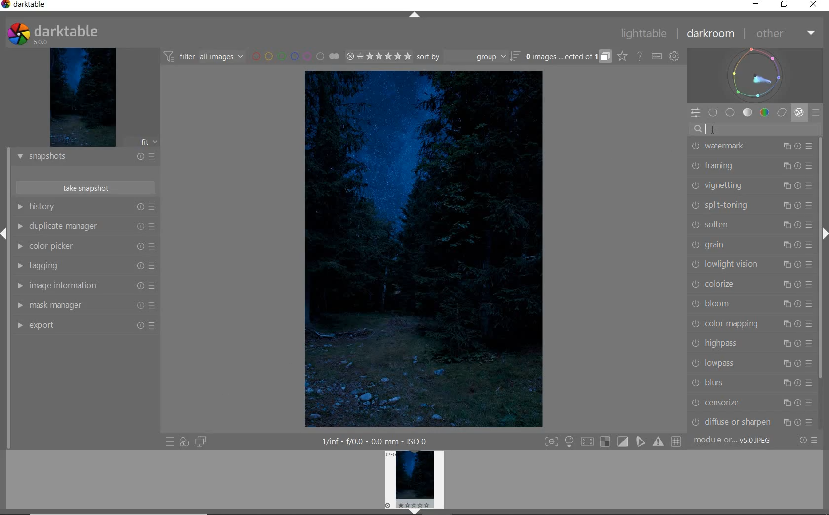 Image resolution: width=829 pixels, height=515 pixels. I want to click on TAGGING, so click(84, 266).